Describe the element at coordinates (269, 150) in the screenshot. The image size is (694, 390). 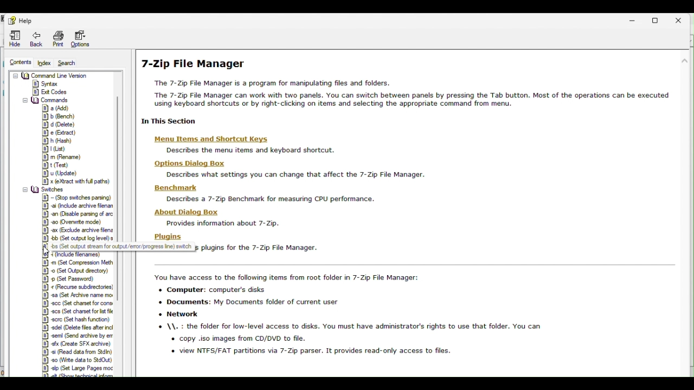
I see `description text` at that location.